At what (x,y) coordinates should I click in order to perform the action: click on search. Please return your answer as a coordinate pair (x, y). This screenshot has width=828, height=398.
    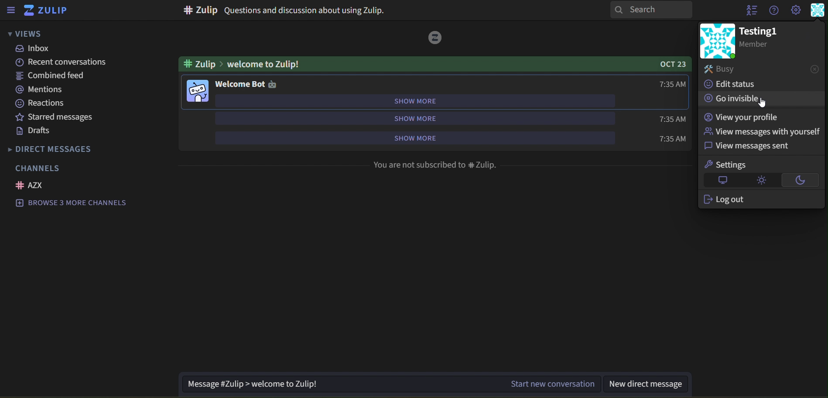
    Looking at the image, I should click on (652, 10).